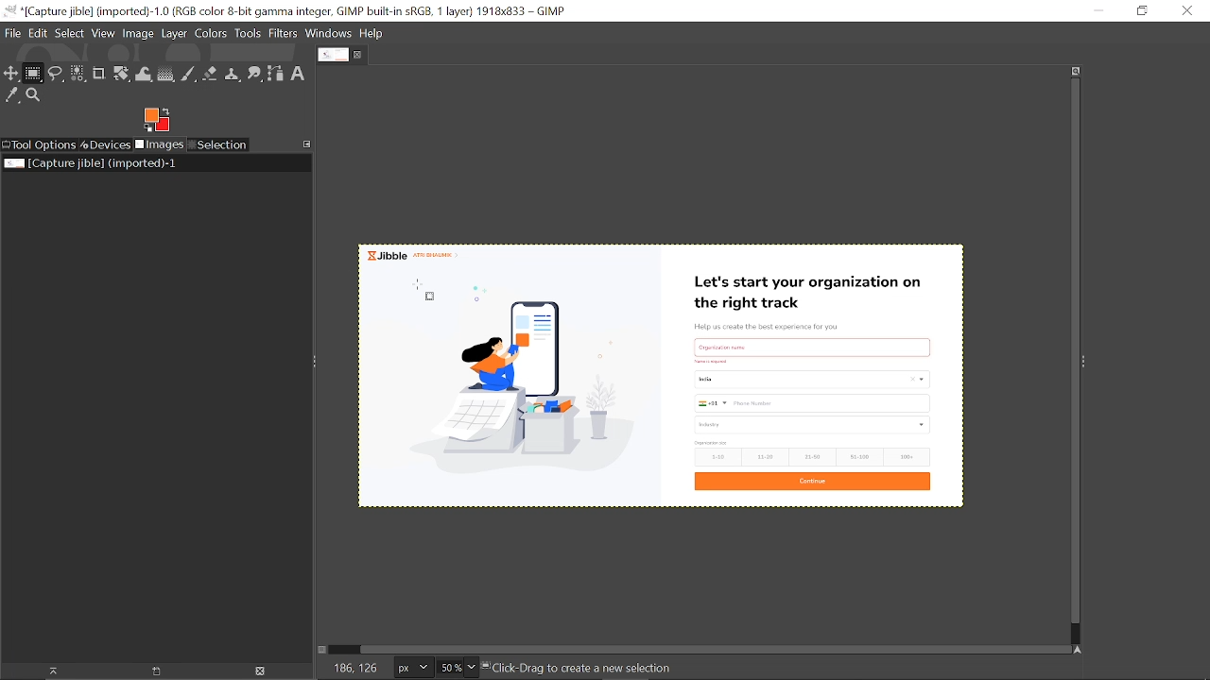  What do you see at coordinates (810, 382) in the screenshot?
I see `Country` at bounding box center [810, 382].